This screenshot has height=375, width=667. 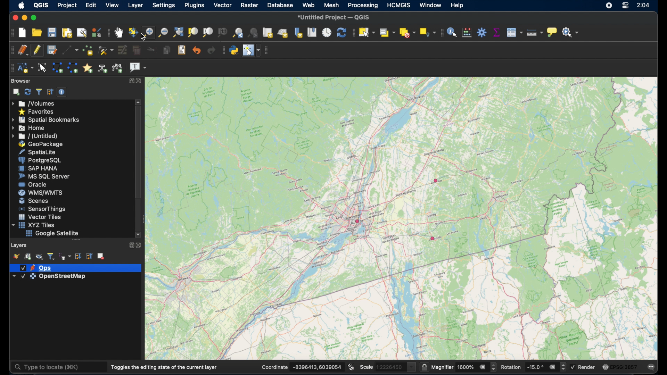 What do you see at coordinates (140, 81) in the screenshot?
I see `close browser` at bounding box center [140, 81].